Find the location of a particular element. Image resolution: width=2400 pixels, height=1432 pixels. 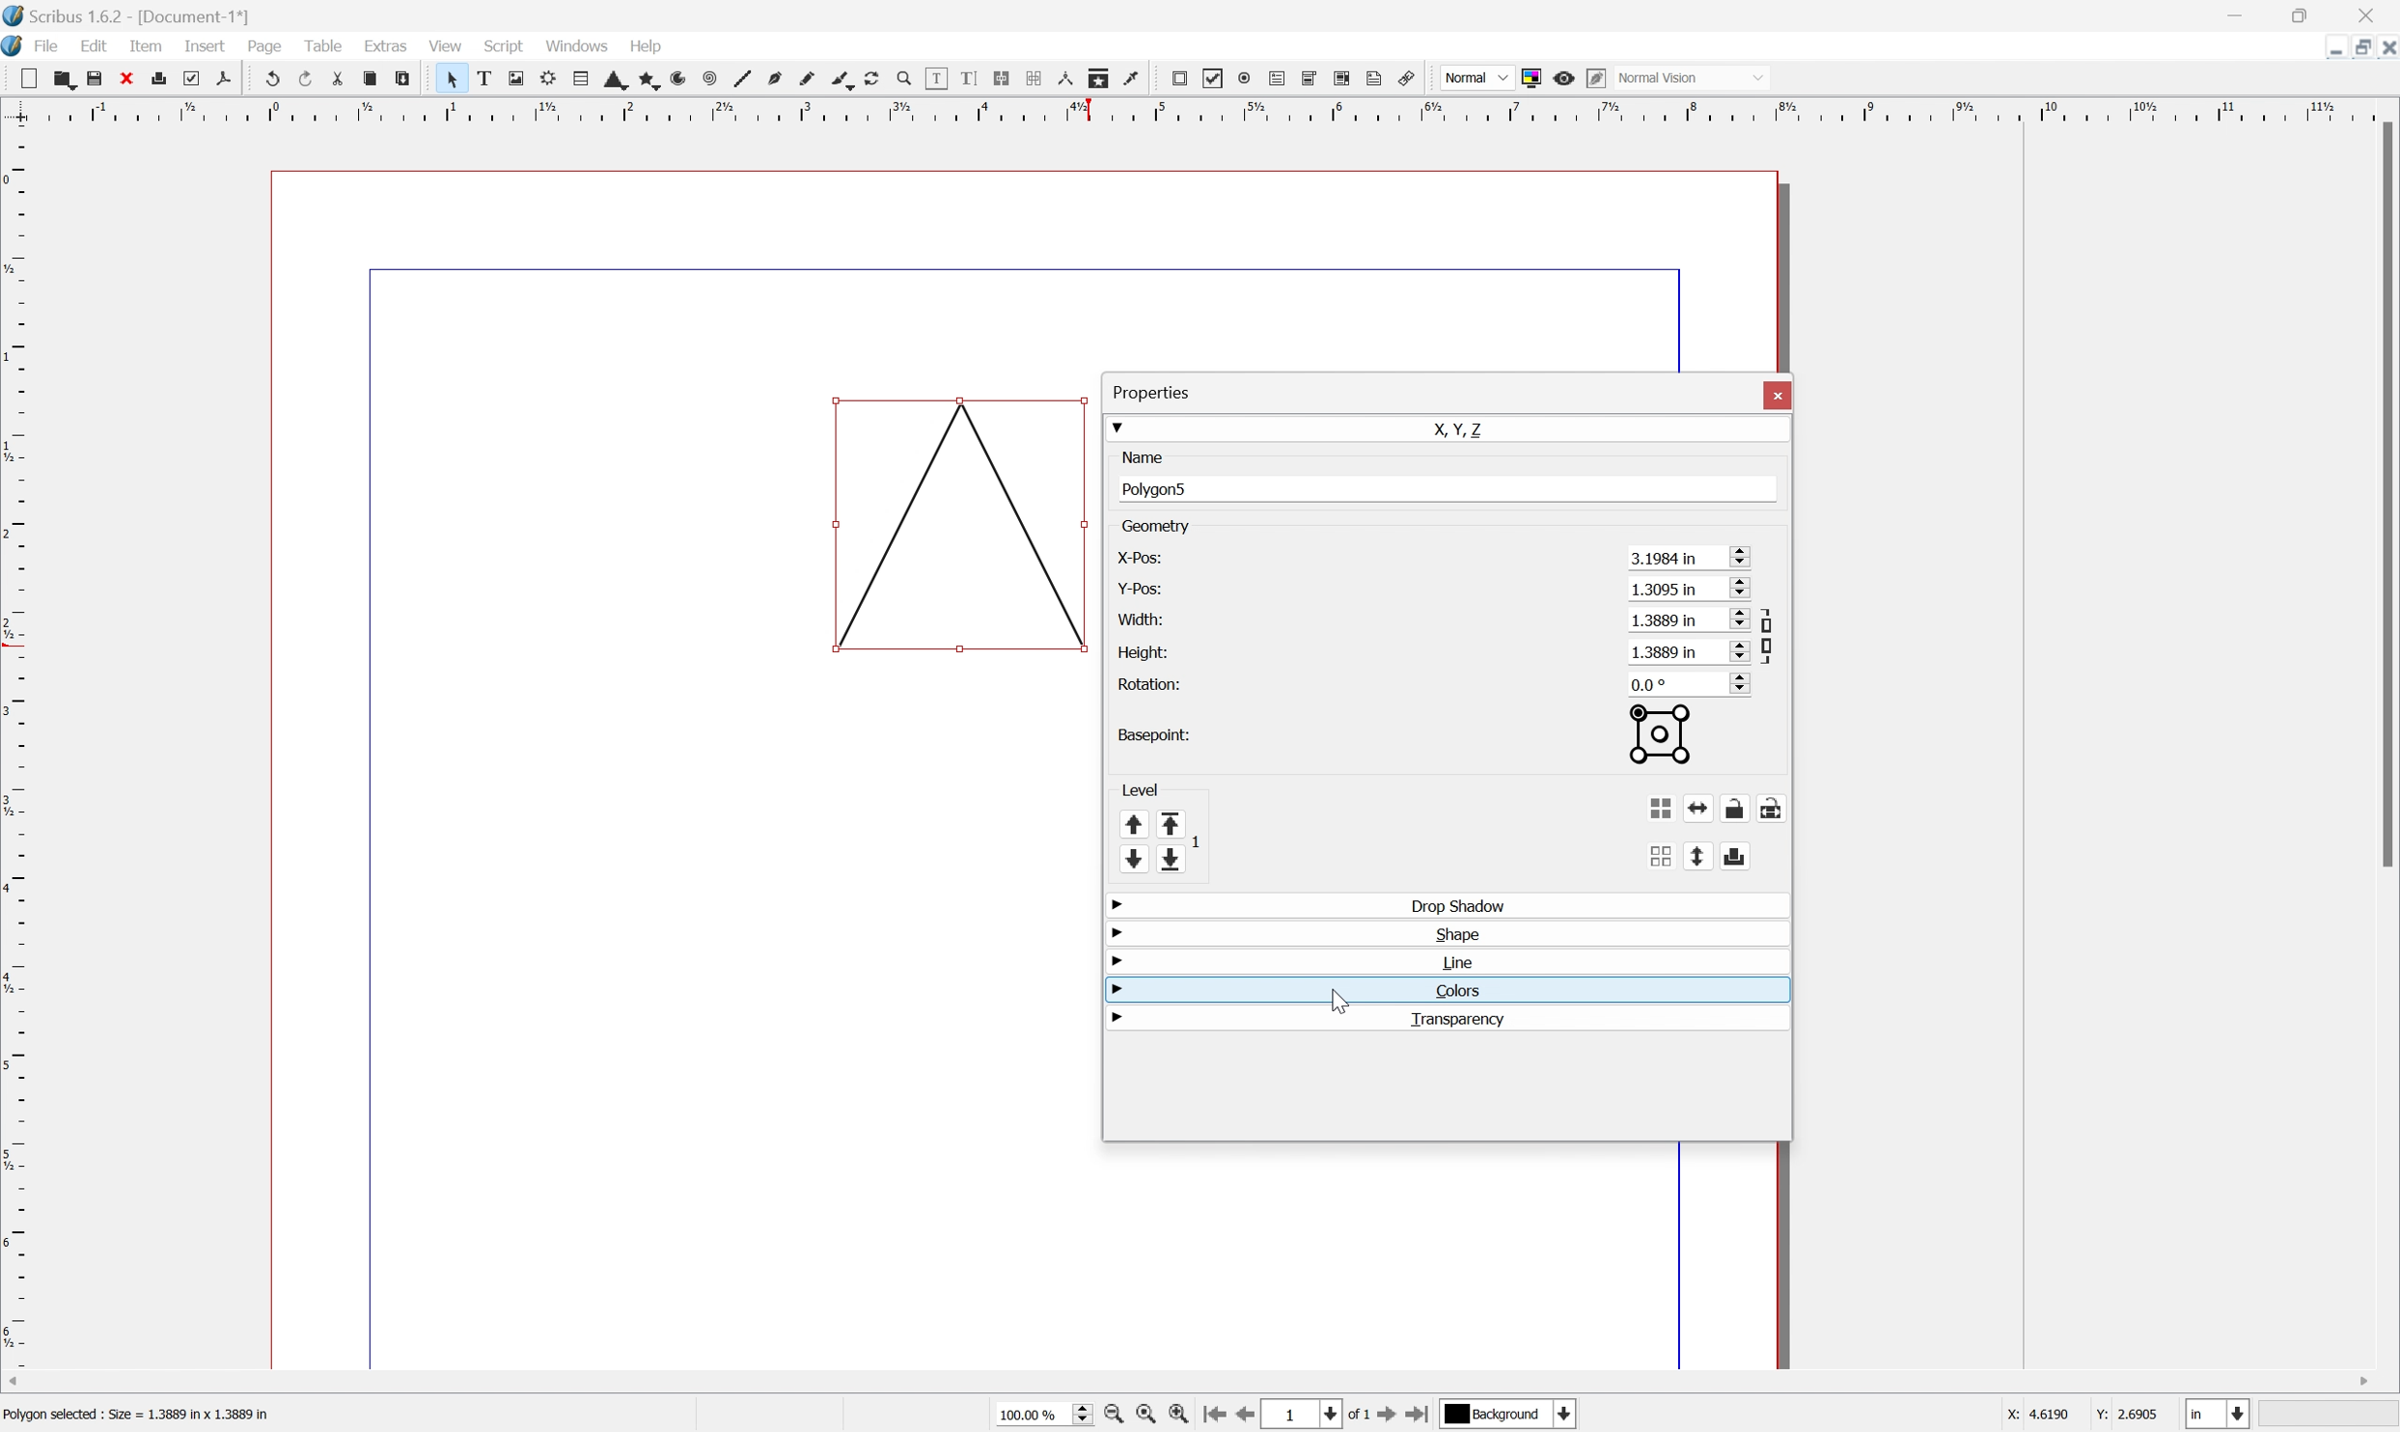

Width: is located at coordinates (1139, 618).